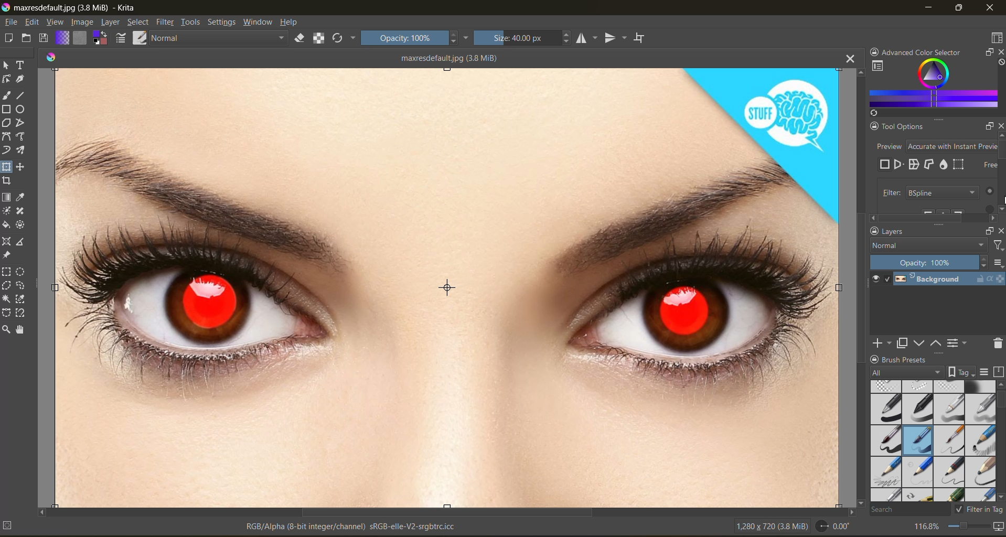  What do you see at coordinates (24, 166) in the screenshot?
I see `tool` at bounding box center [24, 166].